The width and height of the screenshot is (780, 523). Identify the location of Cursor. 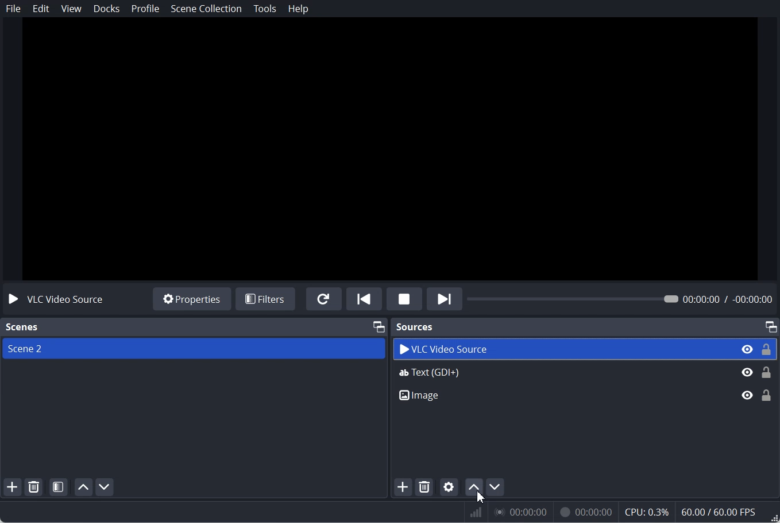
(482, 496).